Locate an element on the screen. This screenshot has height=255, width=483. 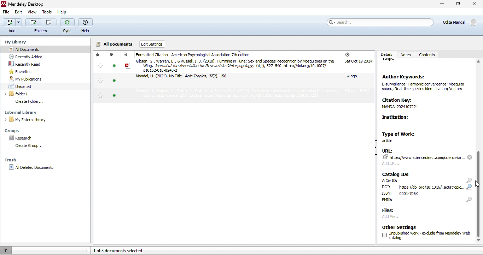
show/hide is located at coordinates (373, 152).